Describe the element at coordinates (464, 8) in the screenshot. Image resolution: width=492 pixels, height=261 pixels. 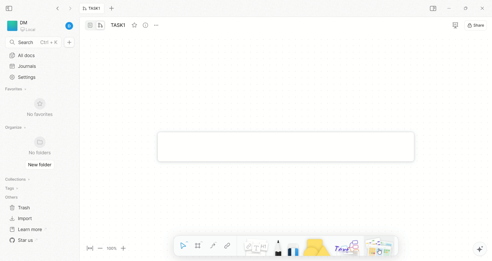
I see `maximize` at that location.